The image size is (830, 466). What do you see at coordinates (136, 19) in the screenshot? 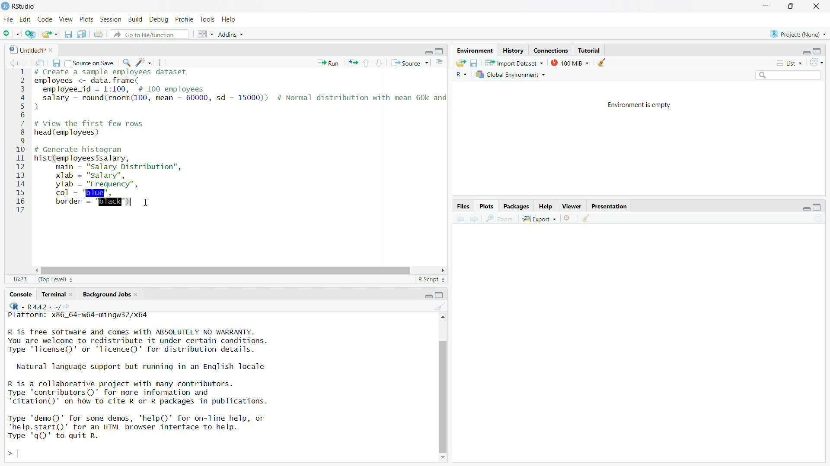
I see `Build` at bounding box center [136, 19].